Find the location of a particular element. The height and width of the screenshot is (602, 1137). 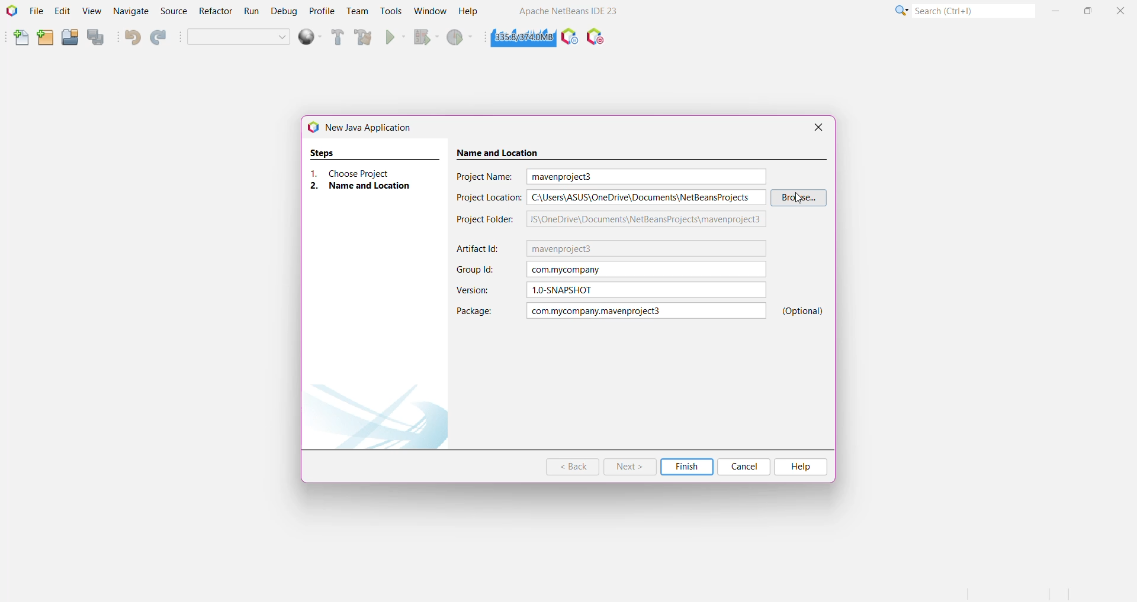

Navigate is located at coordinates (131, 12).